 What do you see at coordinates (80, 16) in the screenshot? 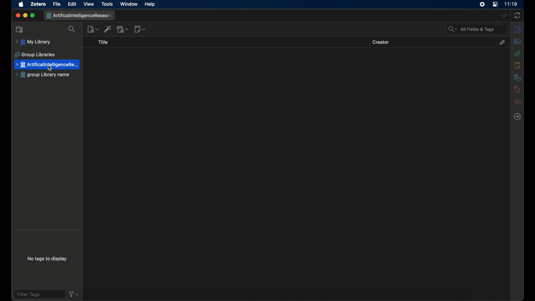
I see `group library tab` at bounding box center [80, 16].